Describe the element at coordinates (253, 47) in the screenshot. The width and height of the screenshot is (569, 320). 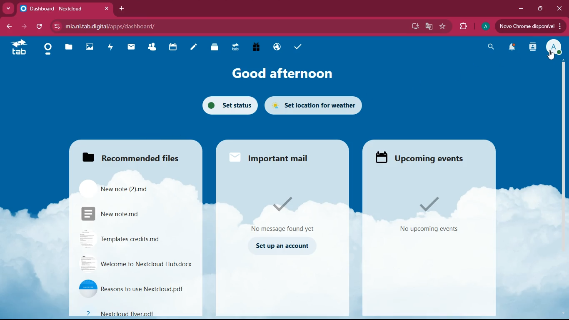
I see `gift` at that location.